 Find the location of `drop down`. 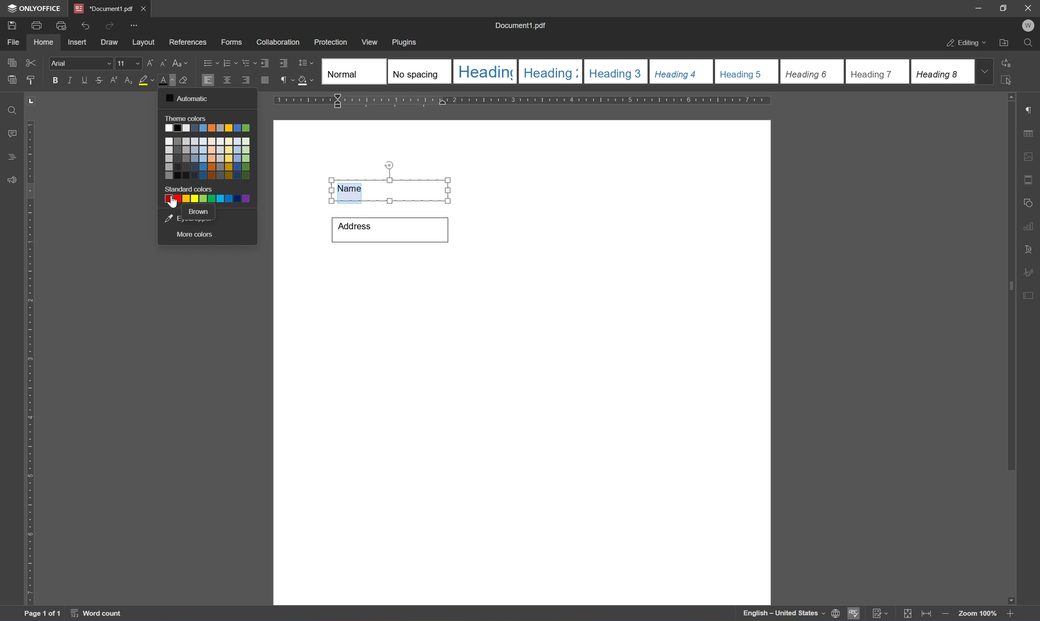

drop down is located at coordinates (987, 72).